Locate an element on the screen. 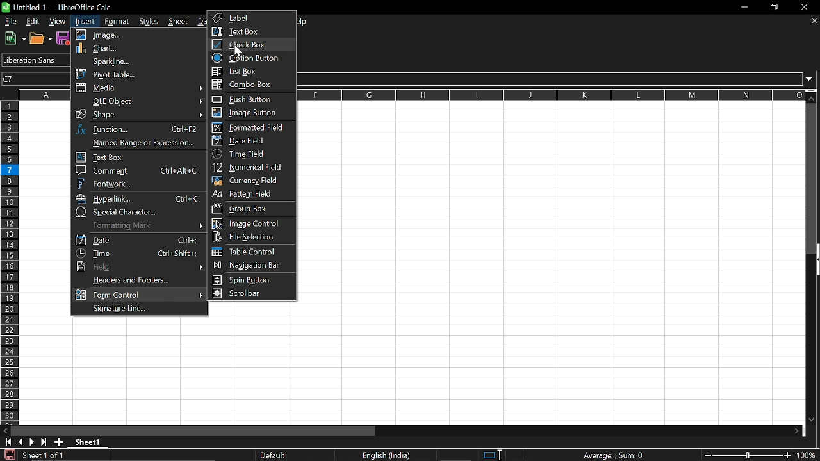 This screenshot has height=461, width=820. Columns is located at coordinates (552, 95).